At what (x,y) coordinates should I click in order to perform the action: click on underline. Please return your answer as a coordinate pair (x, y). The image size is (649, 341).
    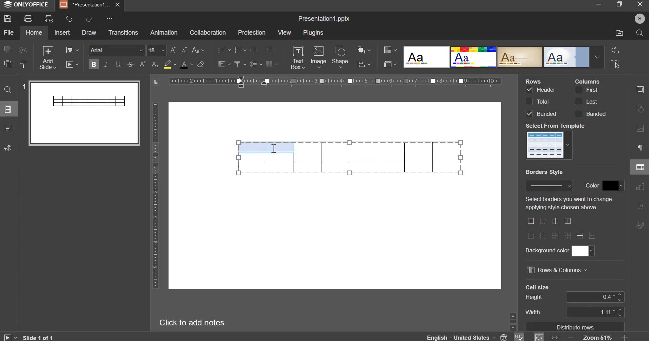
    Looking at the image, I should click on (118, 64).